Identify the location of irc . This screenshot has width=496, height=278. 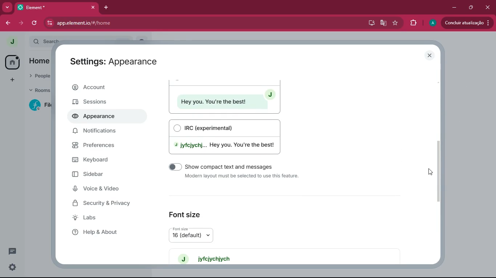
(228, 136).